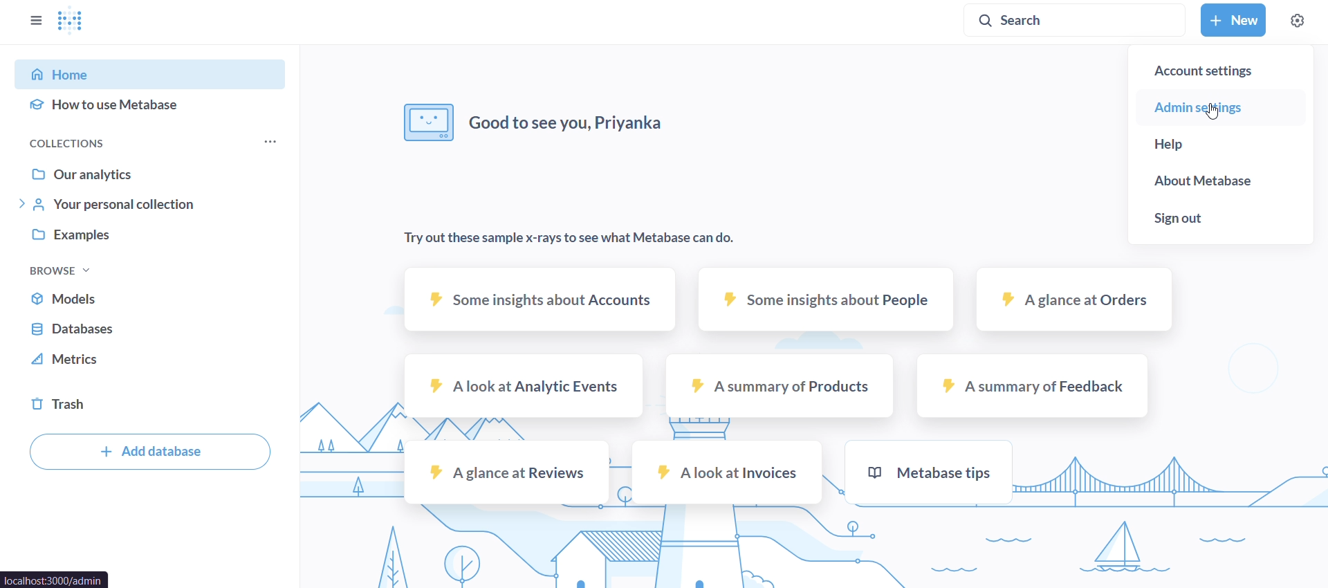 The width and height of the screenshot is (1328, 588). I want to click on our analytics, so click(155, 173).